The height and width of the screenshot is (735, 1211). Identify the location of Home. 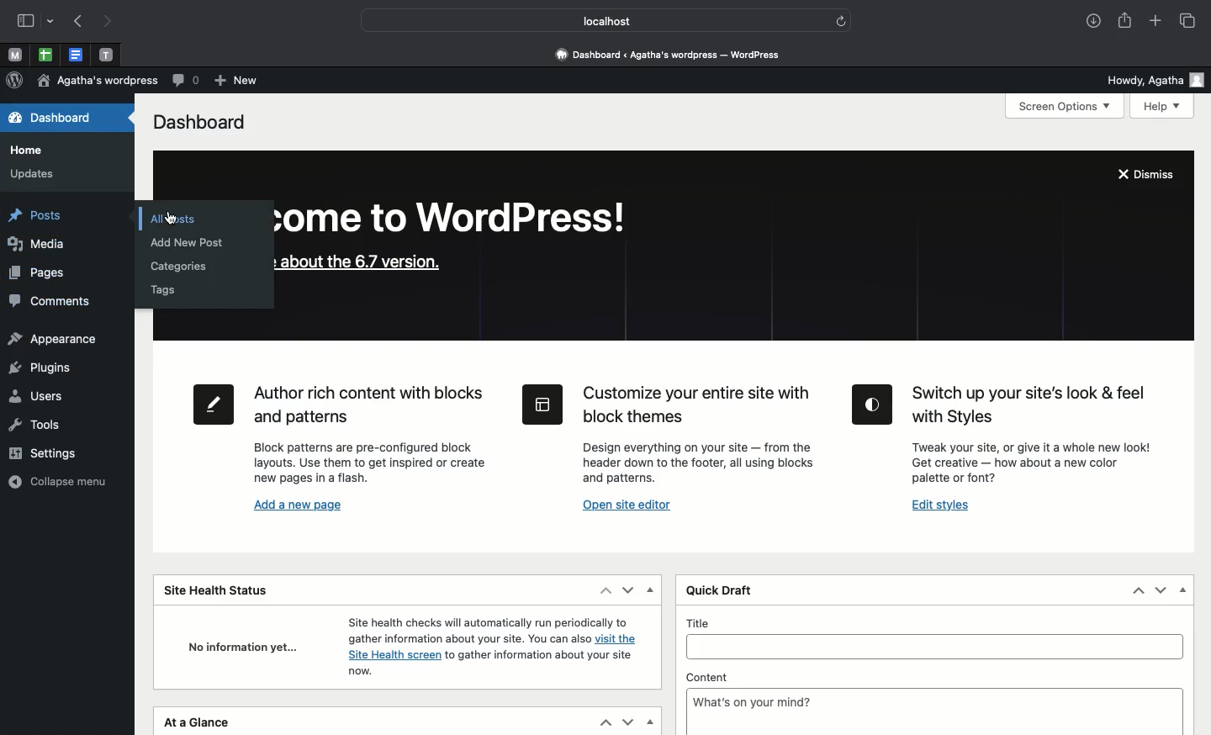
(26, 151).